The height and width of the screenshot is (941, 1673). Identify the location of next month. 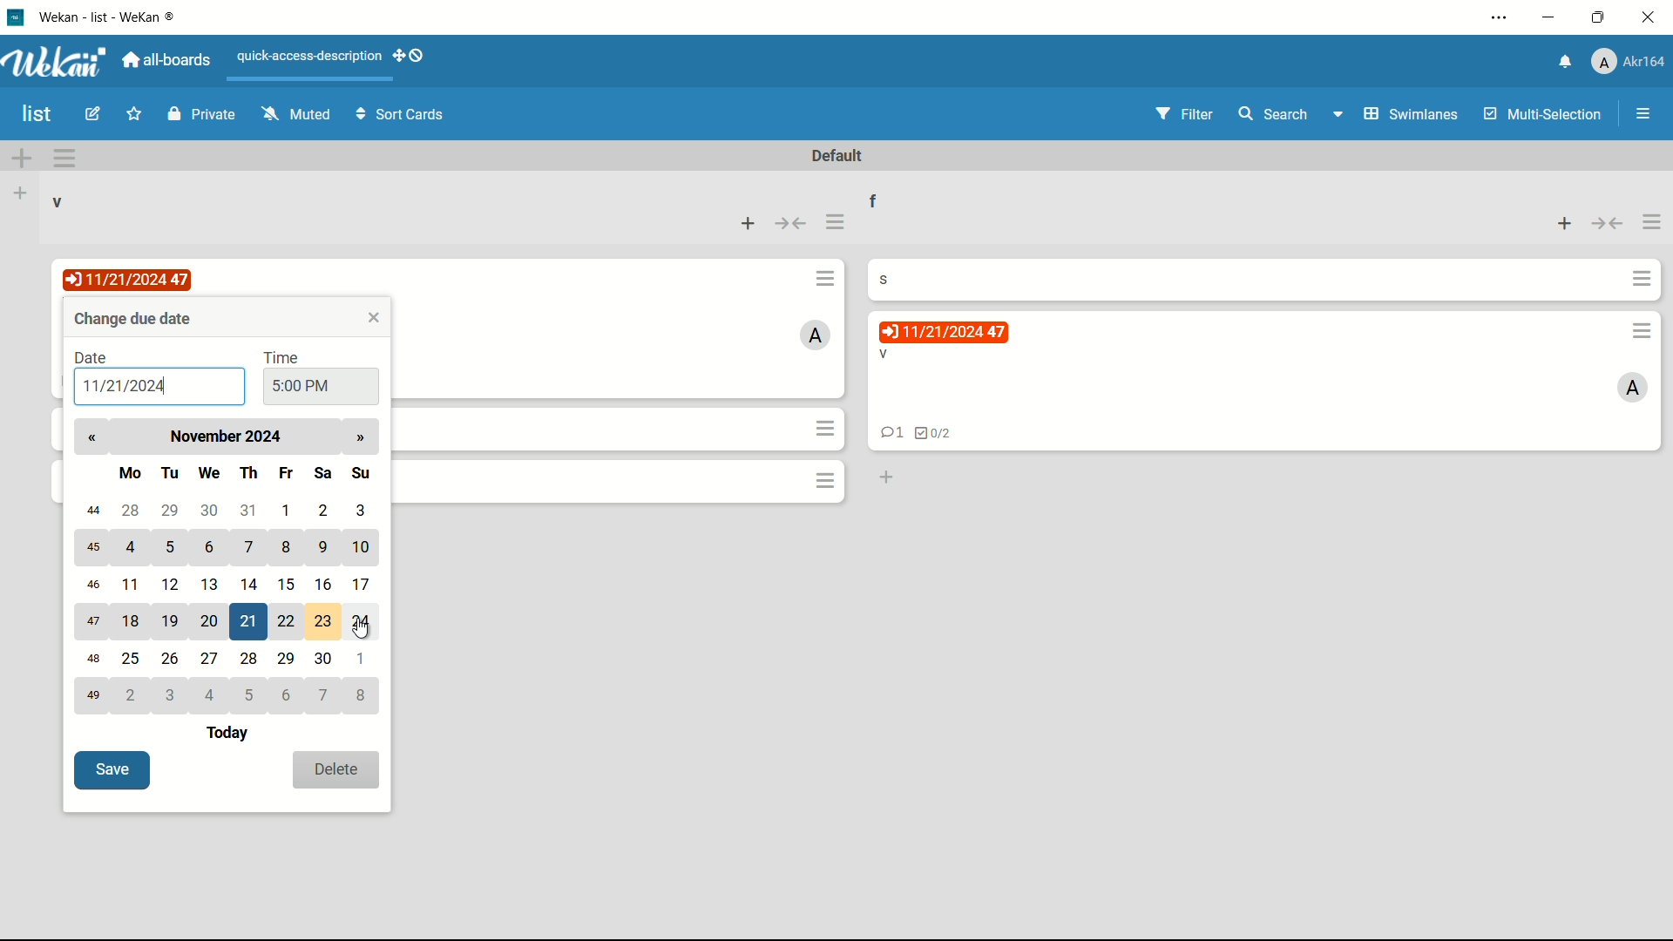
(359, 438).